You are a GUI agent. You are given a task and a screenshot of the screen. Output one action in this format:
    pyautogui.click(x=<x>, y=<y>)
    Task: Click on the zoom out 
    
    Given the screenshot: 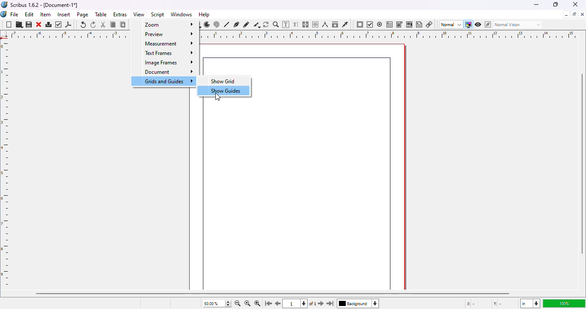 What is the action you would take?
    pyautogui.click(x=237, y=303)
    